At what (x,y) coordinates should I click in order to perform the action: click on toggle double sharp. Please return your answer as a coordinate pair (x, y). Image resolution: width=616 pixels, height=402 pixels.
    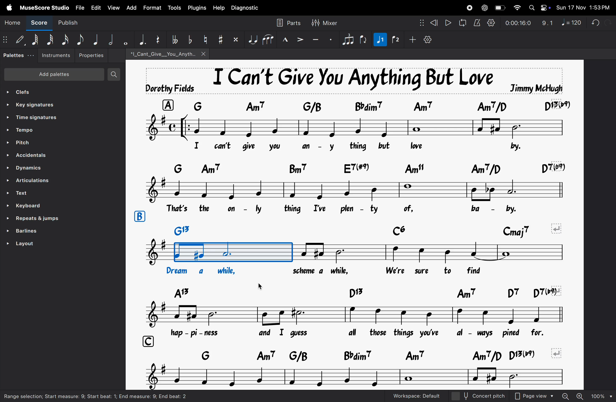
    Looking at the image, I should click on (236, 39).